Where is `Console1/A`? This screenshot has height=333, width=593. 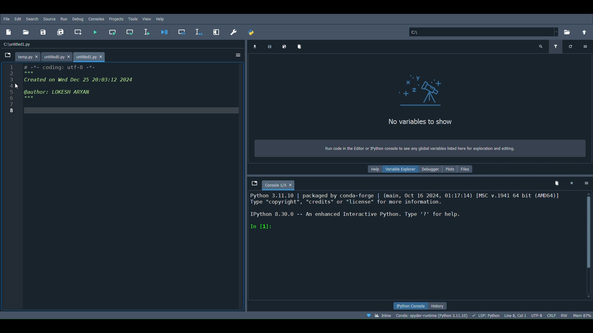
Console1/A is located at coordinates (278, 184).